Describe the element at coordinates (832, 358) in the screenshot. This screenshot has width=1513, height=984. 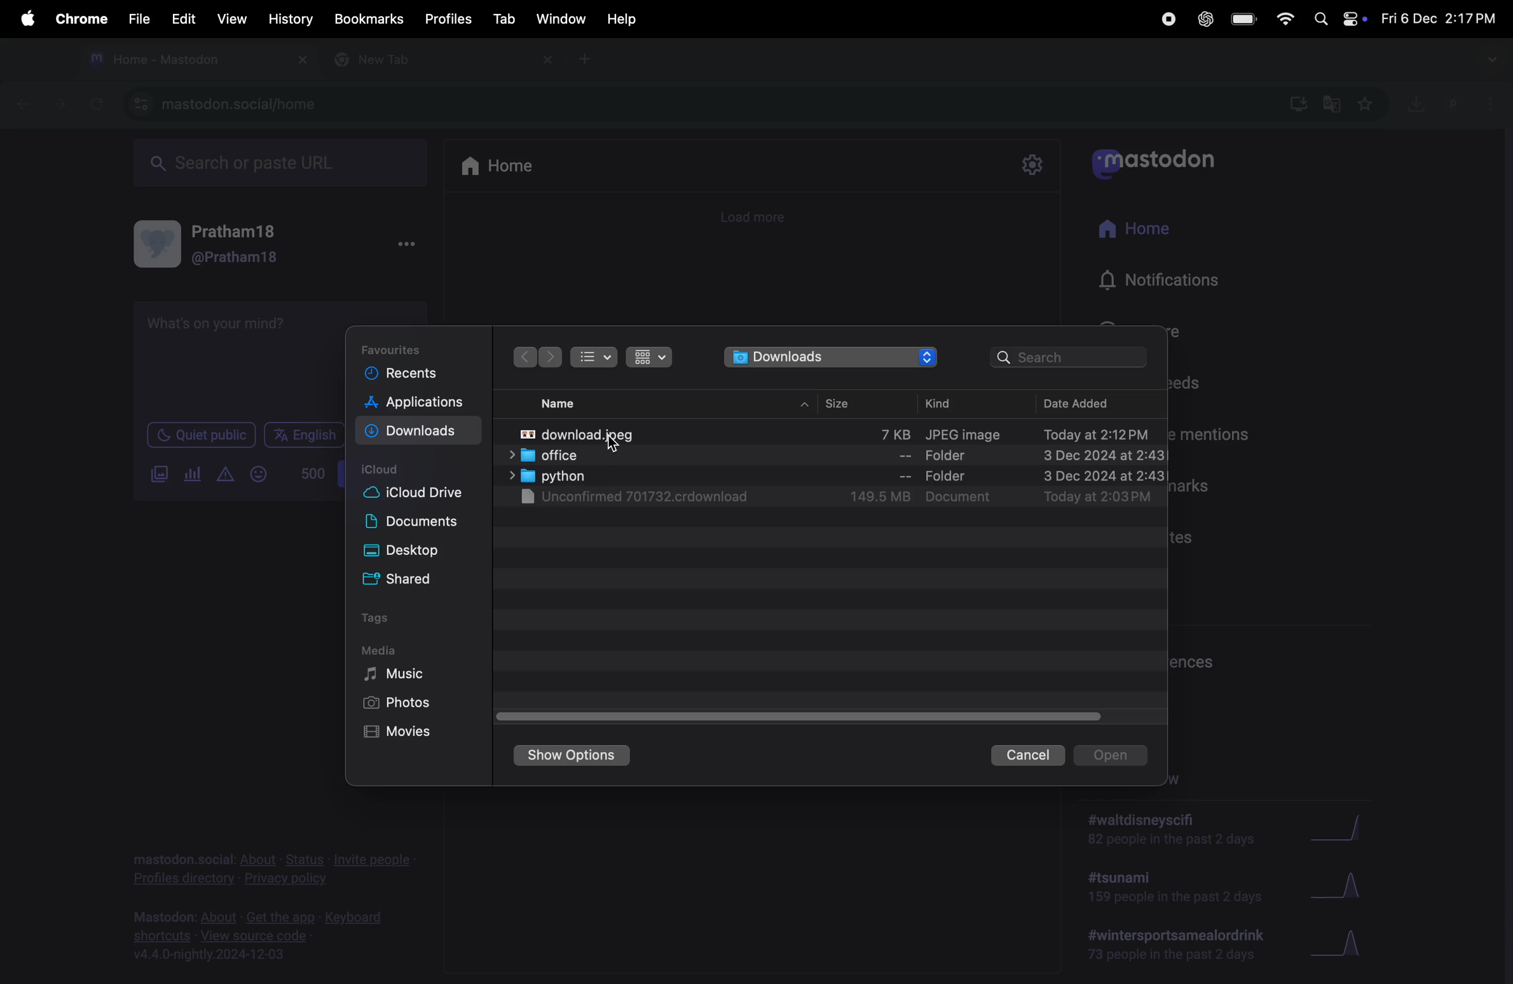
I see `downloads` at that location.